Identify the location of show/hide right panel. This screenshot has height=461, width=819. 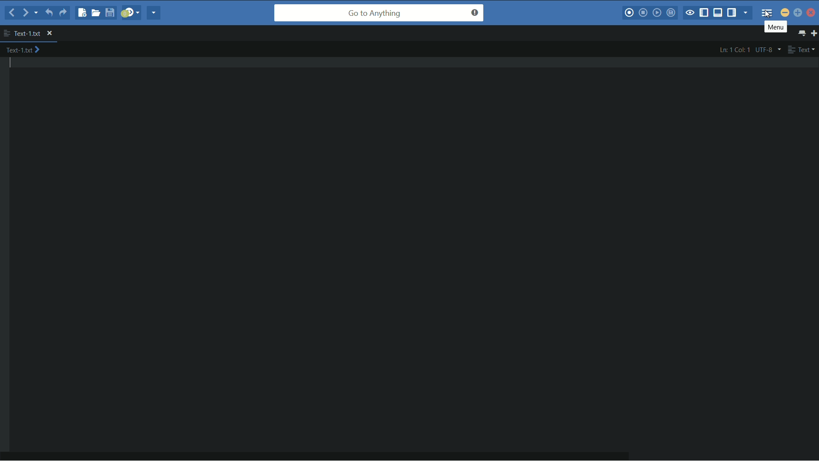
(732, 14).